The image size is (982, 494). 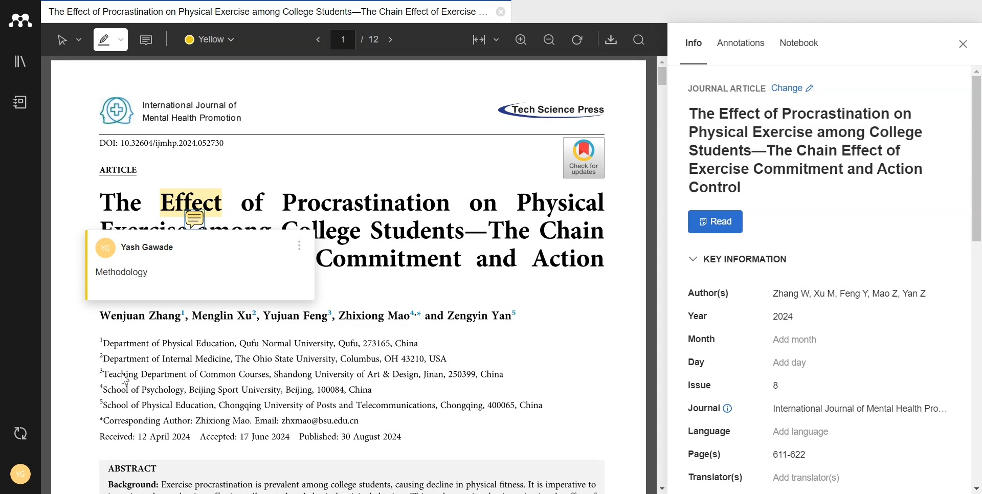 What do you see at coordinates (139, 247) in the screenshot?
I see `Account` at bounding box center [139, 247].